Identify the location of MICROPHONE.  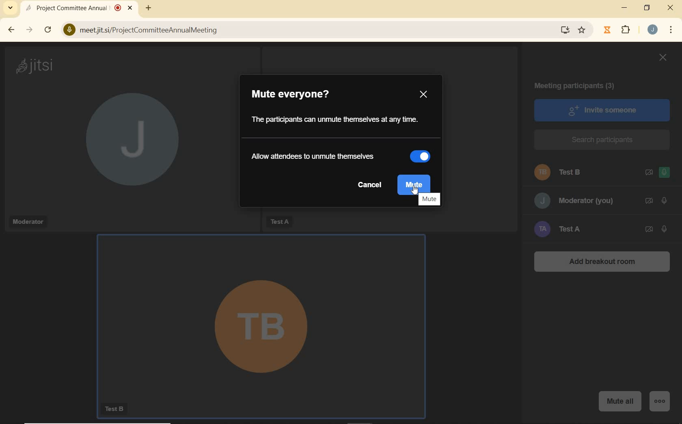
(664, 229).